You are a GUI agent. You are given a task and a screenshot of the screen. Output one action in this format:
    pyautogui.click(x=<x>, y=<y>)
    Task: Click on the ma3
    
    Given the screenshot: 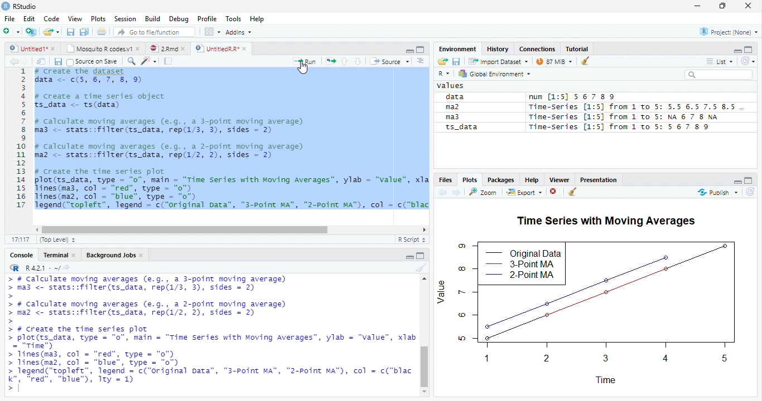 What is the action you would take?
    pyautogui.click(x=457, y=116)
    